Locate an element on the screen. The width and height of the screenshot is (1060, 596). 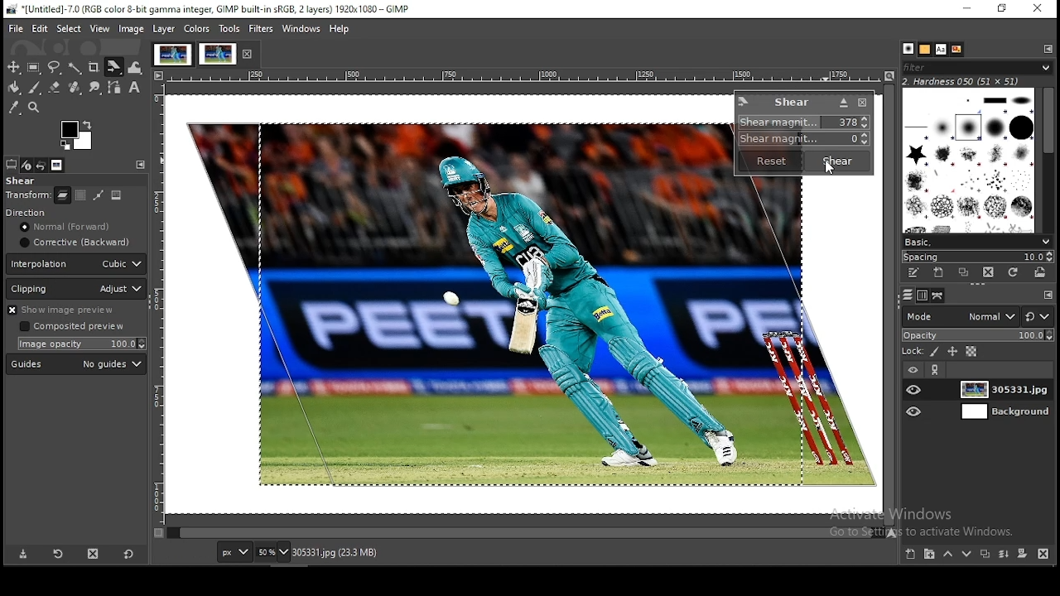
view is located at coordinates (99, 29).